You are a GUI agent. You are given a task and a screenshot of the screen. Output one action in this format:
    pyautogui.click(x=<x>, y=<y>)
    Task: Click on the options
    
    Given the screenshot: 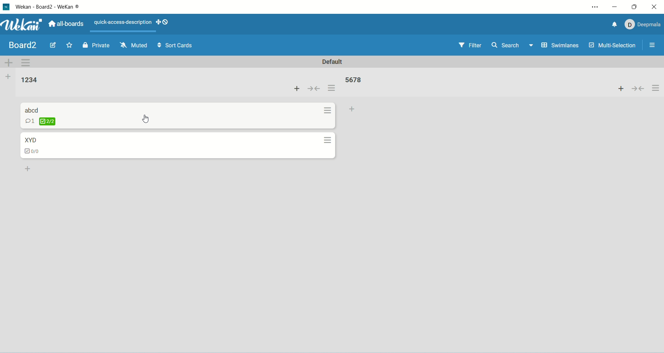 What is the action you would take?
    pyautogui.click(x=331, y=88)
    